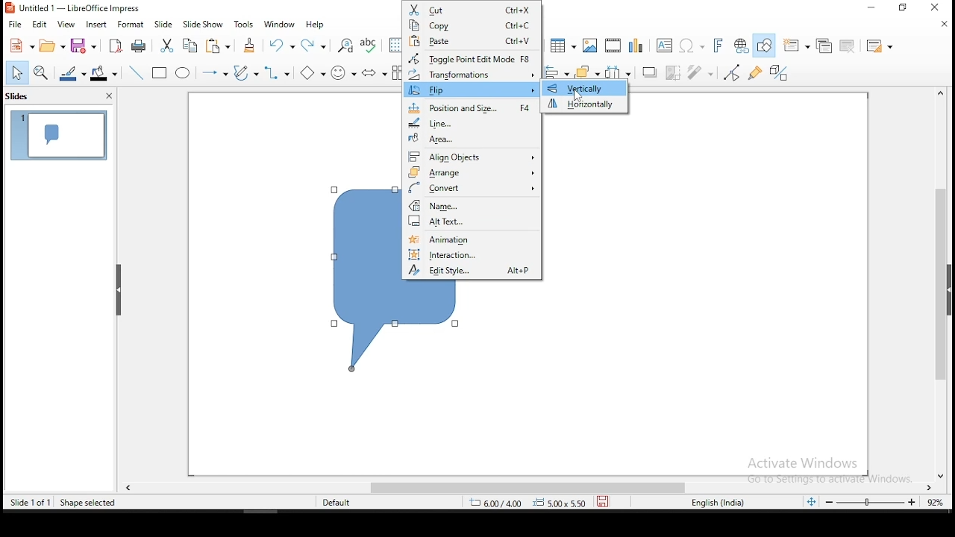 Image resolution: width=955 pixels, height=537 pixels. What do you see at coordinates (673, 72) in the screenshot?
I see `crop image` at bounding box center [673, 72].